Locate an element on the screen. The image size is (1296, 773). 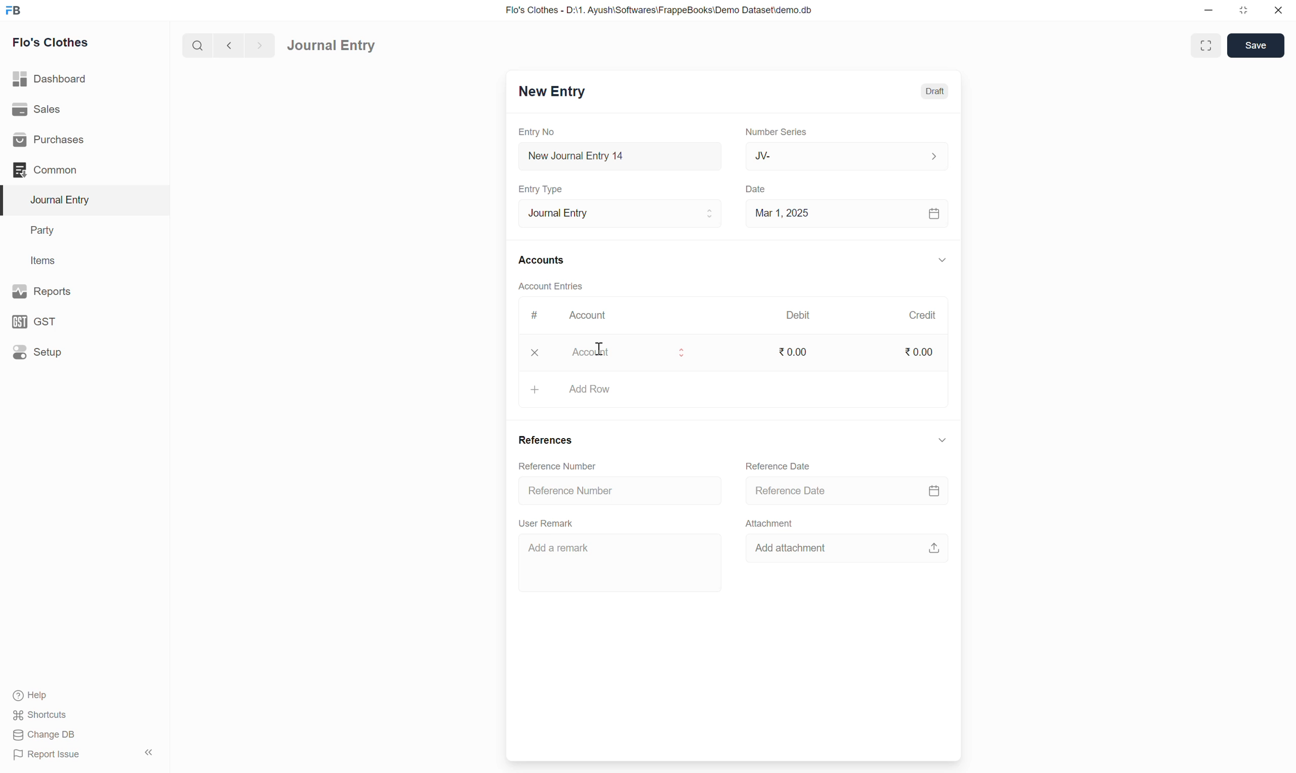
Number Series is located at coordinates (776, 131).